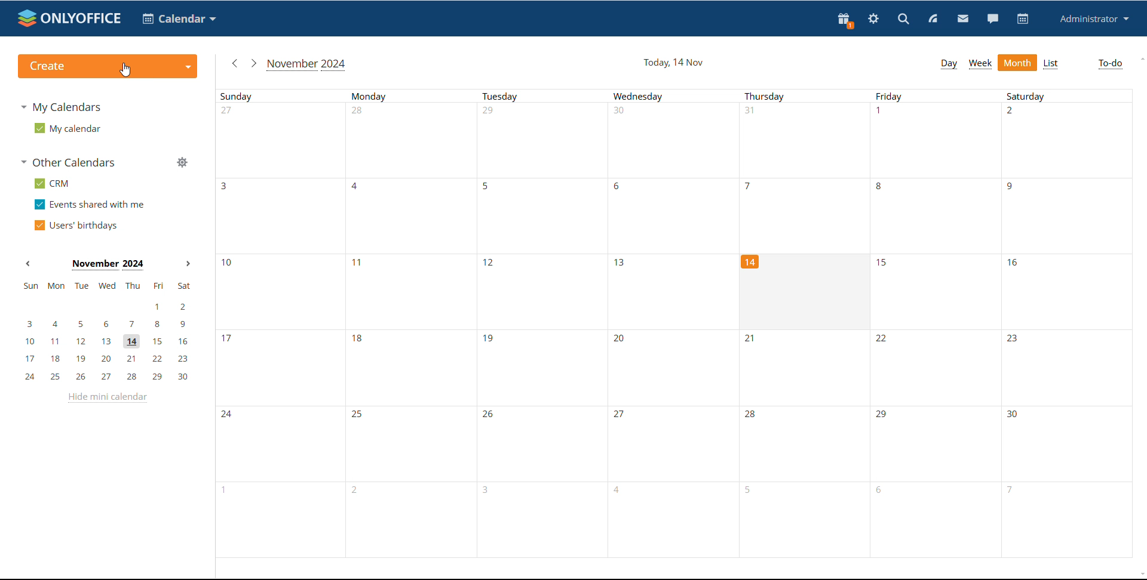 The image size is (1147, 580). What do you see at coordinates (1140, 573) in the screenshot?
I see `scroll down` at bounding box center [1140, 573].